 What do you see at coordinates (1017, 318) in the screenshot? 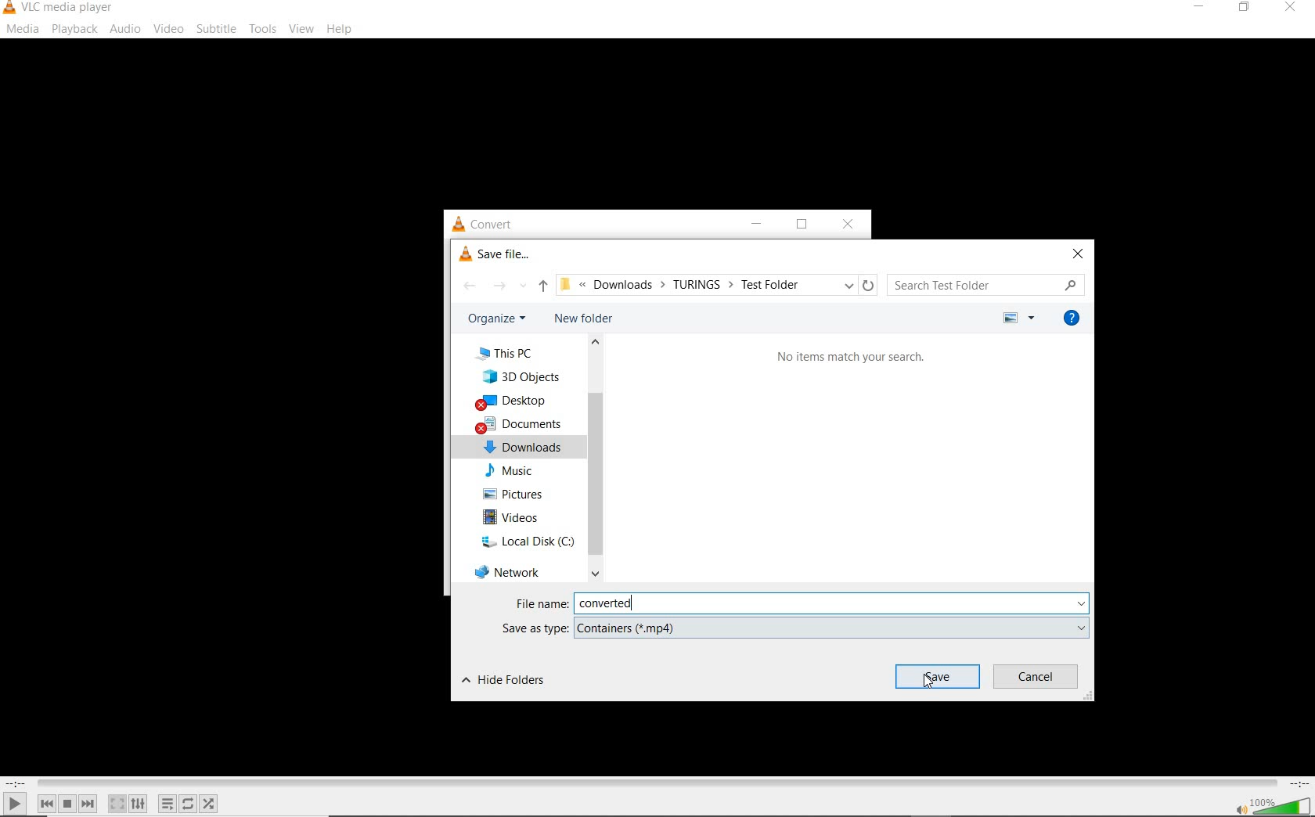
I see `more options` at bounding box center [1017, 318].